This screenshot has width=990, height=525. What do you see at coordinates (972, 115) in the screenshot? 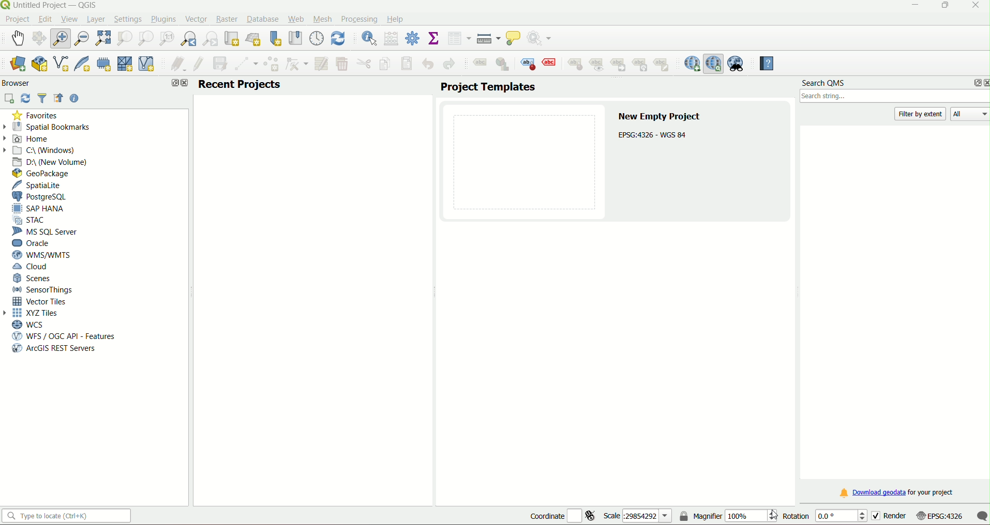
I see `All` at bounding box center [972, 115].